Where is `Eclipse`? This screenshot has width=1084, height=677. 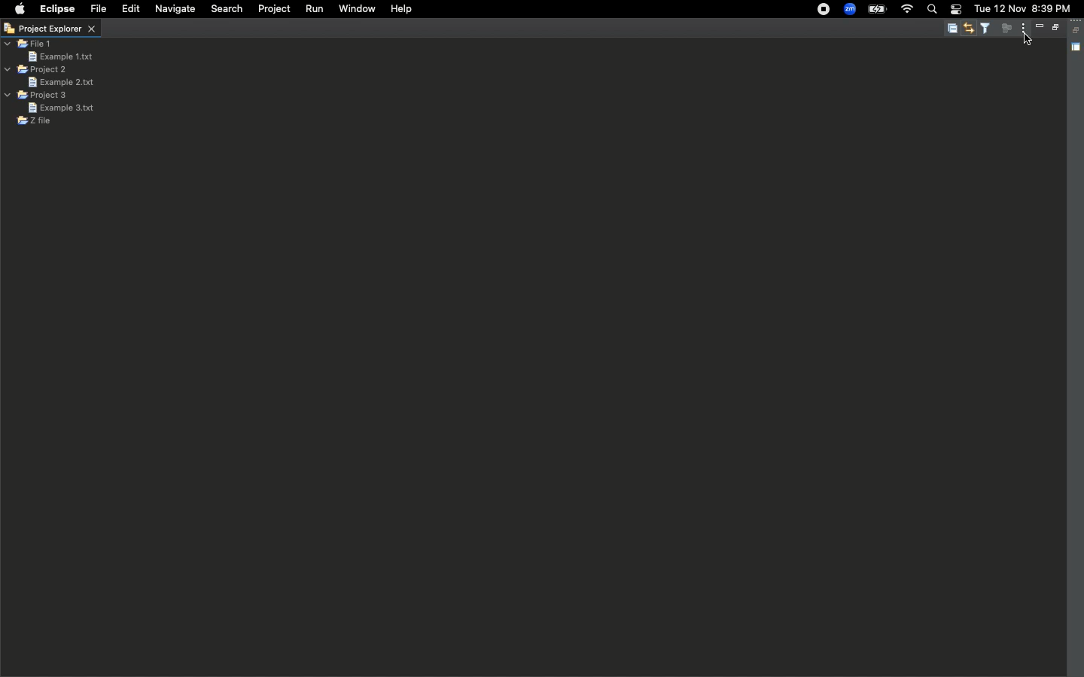
Eclipse is located at coordinates (58, 10).